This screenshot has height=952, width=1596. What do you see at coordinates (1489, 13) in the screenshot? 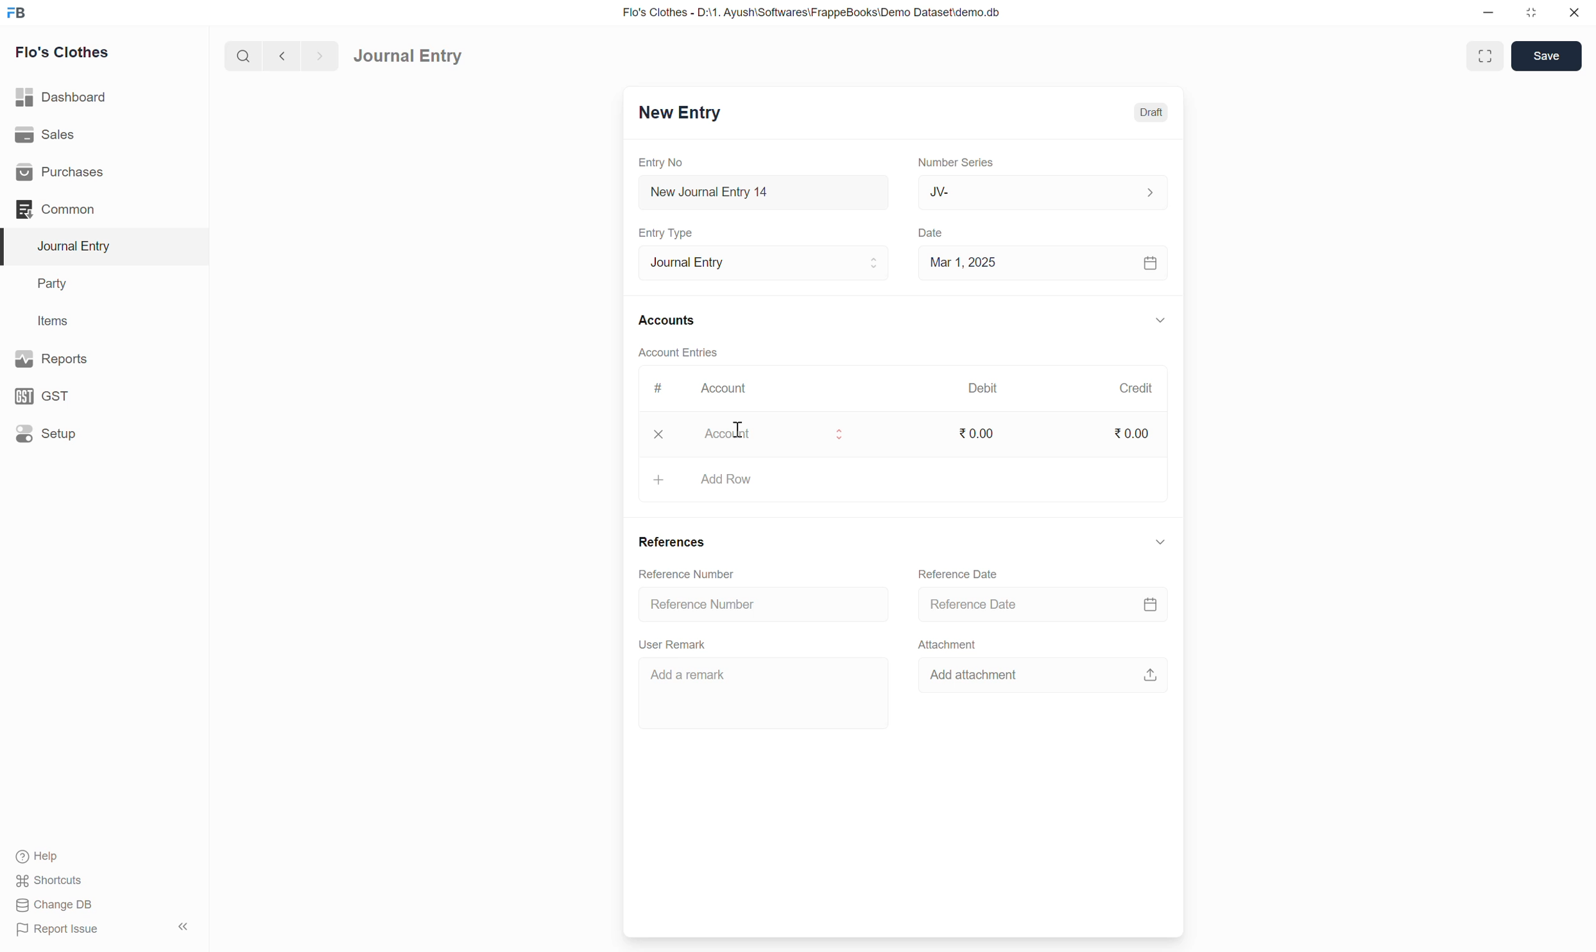
I see `minimize` at bounding box center [1489, 13].